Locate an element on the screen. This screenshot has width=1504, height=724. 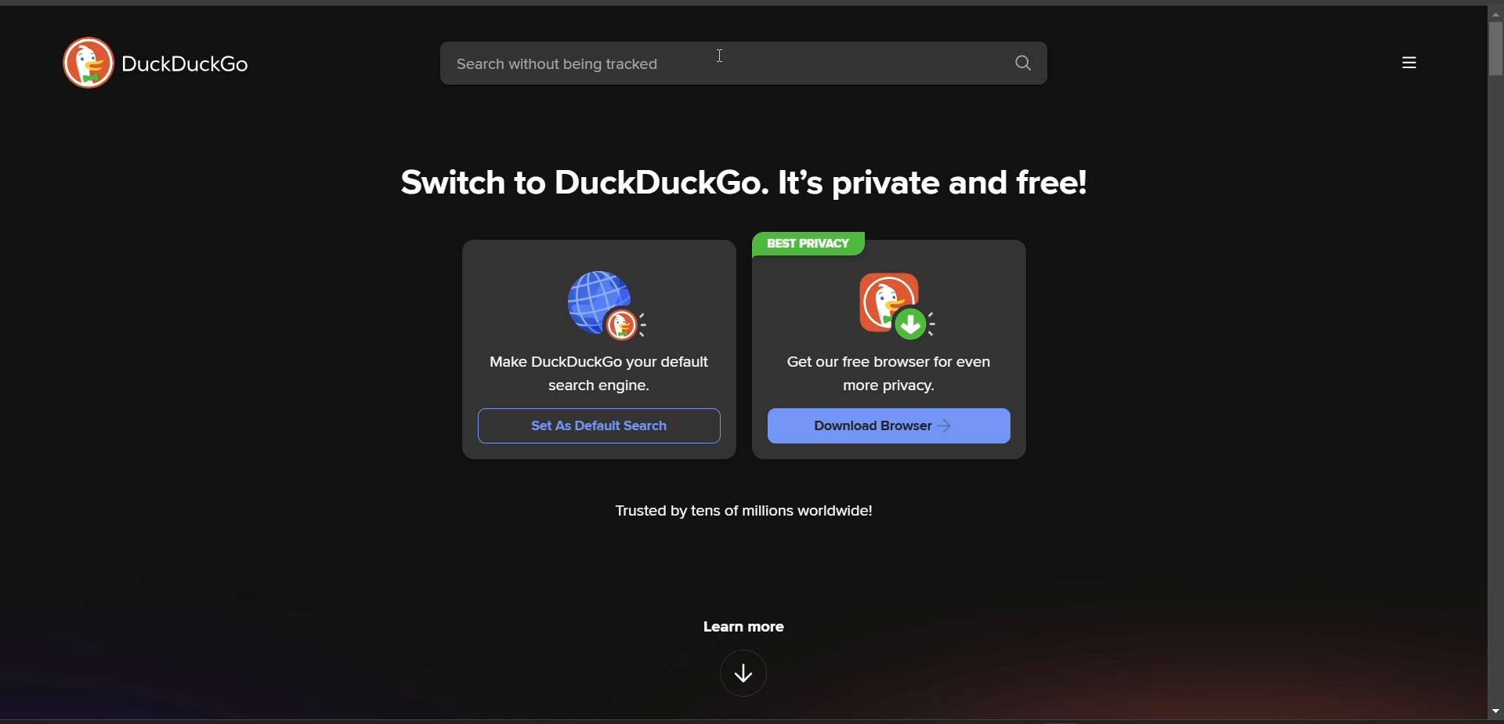
Trusted by tens of millions worldwide! is located at coordinates (743, 511).